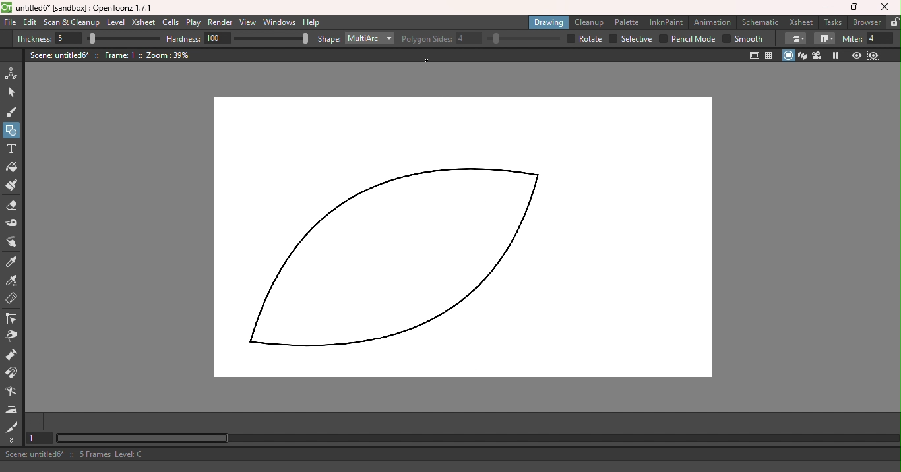 This screenshot has width=901, height=472. I want to click on Cap, so click(795, 39).